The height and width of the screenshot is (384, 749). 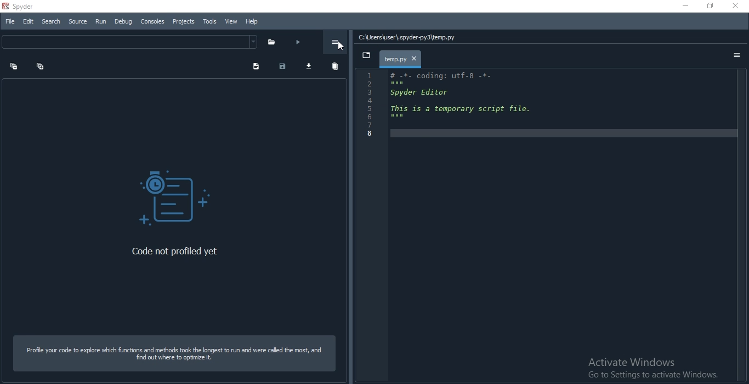 What do you see at coordinates (27, 21) in the screenshot?
I see `Edit` at bounding box center [27, 21].